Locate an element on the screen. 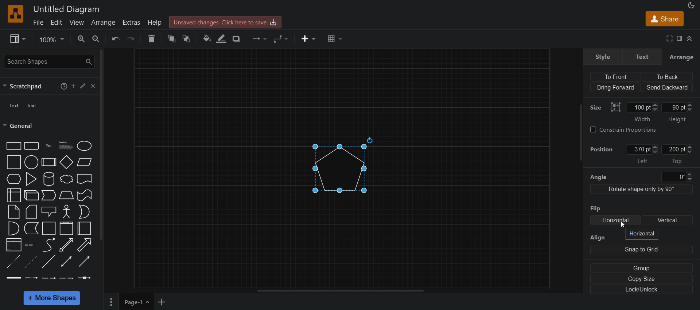 Image resolution: width=700 pixels, height=310 pixels. group is located at coordinates (641, 268).